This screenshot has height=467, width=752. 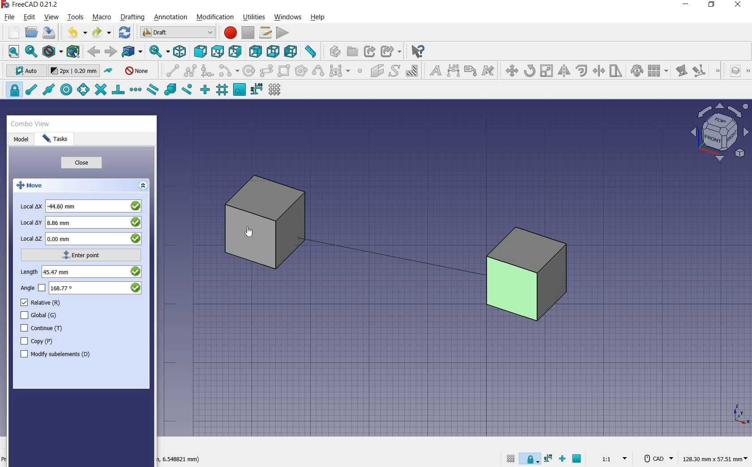 What do you see at coordinates (577, 459) in the screenshot?
I see `snap working plane` at bounding box center [577, 459].